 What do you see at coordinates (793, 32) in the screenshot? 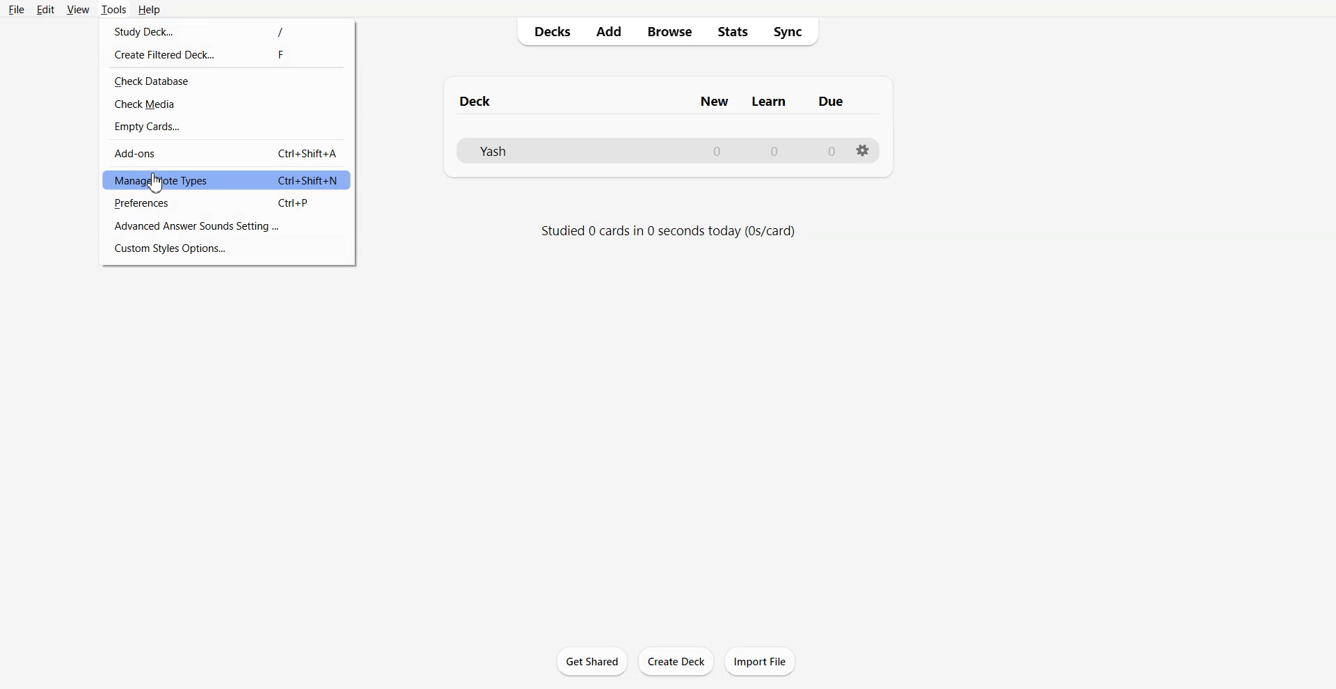
I see `Sync` at bounding box center [793, 32].